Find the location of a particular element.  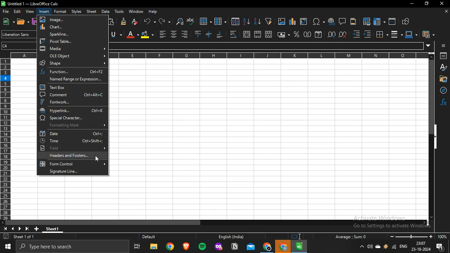

sort descending is located at coordinates (257, 21).